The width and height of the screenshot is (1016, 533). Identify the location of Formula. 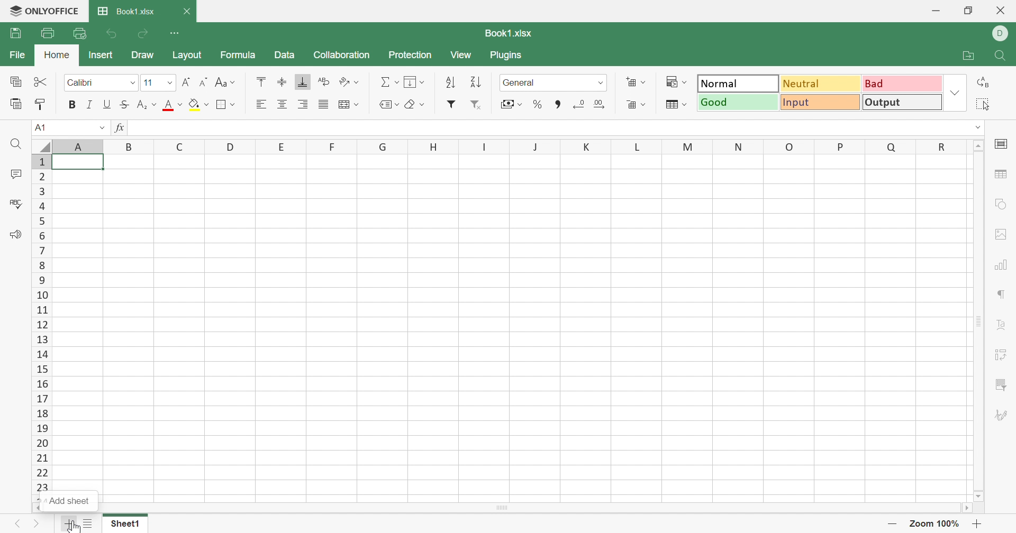
(239, 56).